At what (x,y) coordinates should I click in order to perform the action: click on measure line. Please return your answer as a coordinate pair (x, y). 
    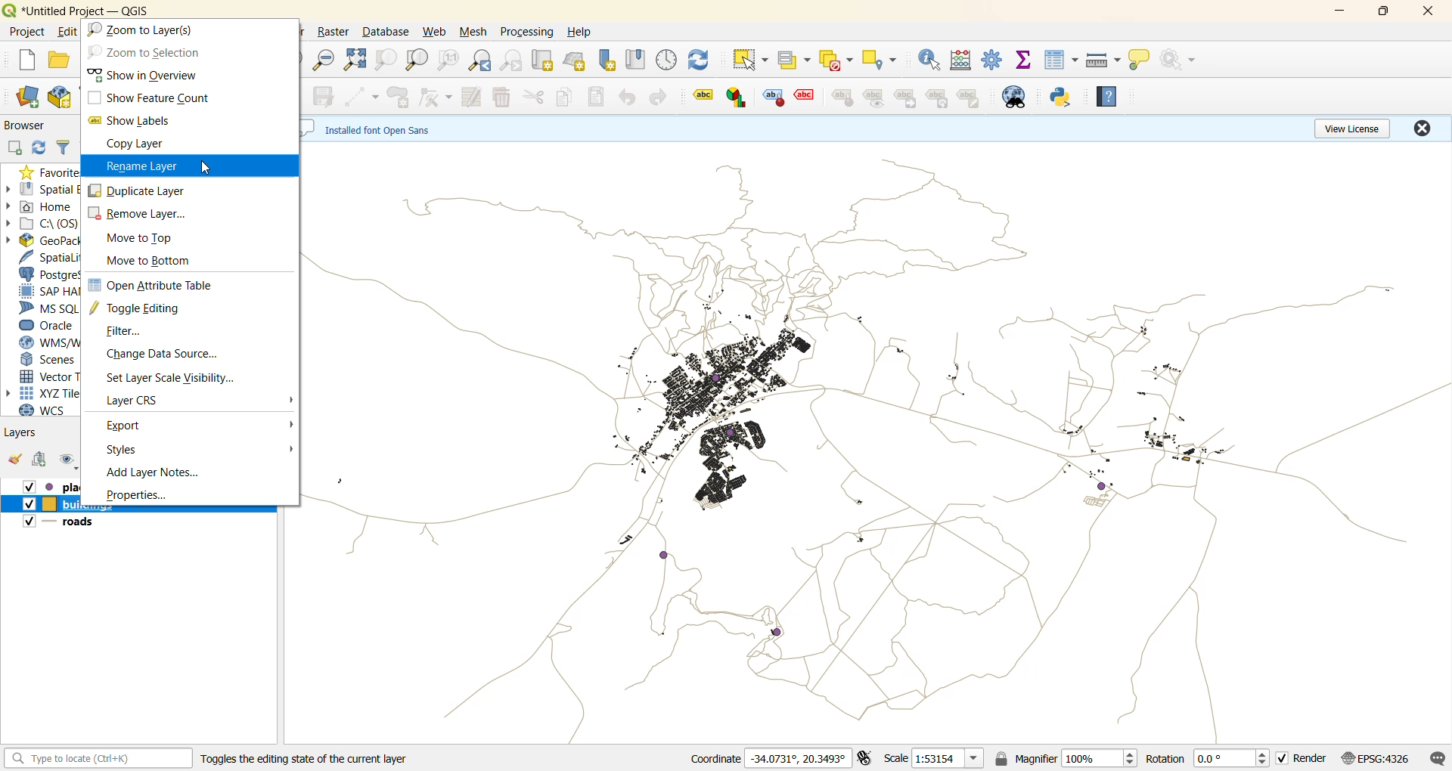
    Looking at the image, I should click on (1103, 61).